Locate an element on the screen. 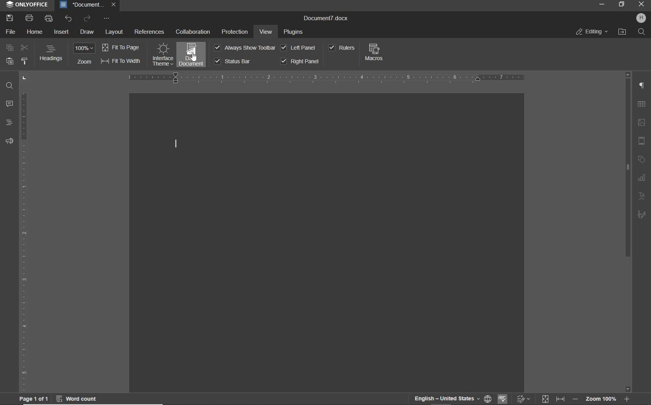 This screenshot has width=651, height=405. COPY STYLE is located at coordinates (25, 62).